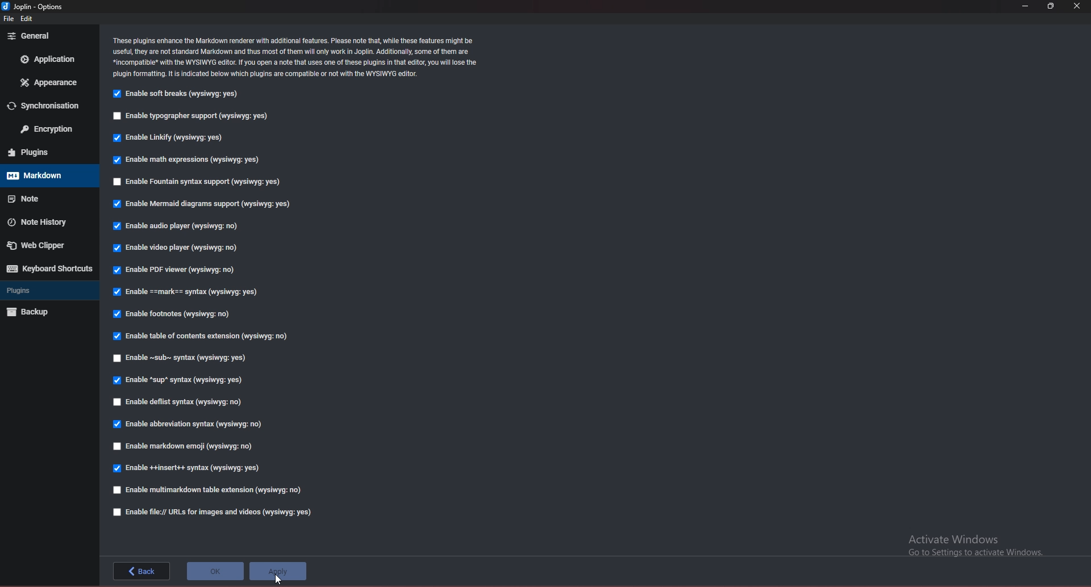 The height and width of the screenshot is (587, 1091). What do you see at coordinates (30, 19) in the screenshot?
I see `edit` at bounding box center [30, 19].